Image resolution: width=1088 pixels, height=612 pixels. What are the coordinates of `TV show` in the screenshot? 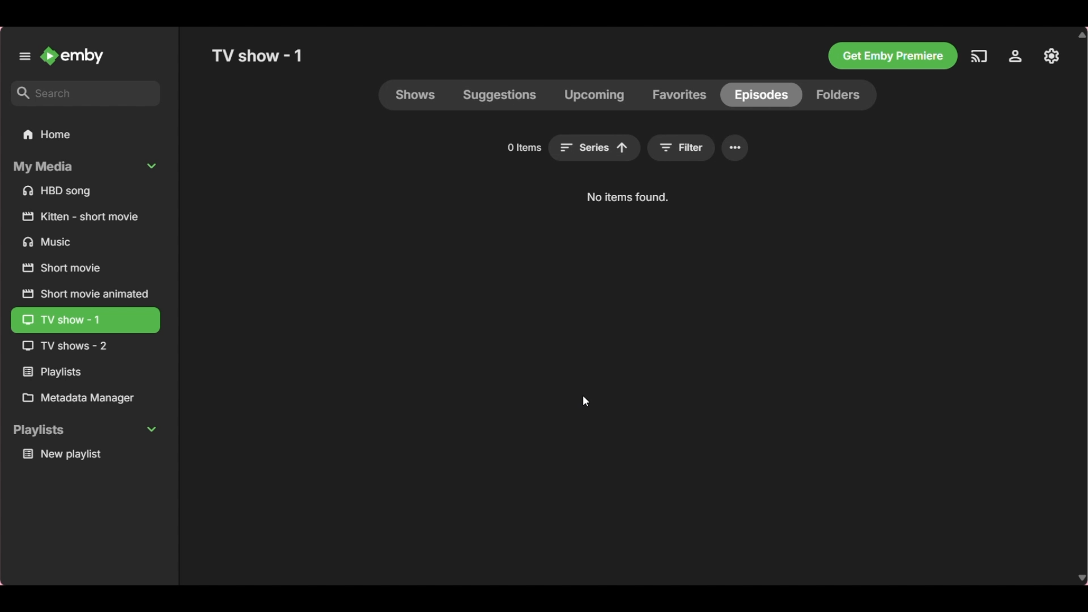 It's located at (83, 346).